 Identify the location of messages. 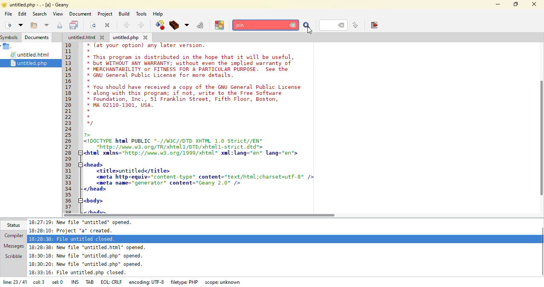
(13, 245).